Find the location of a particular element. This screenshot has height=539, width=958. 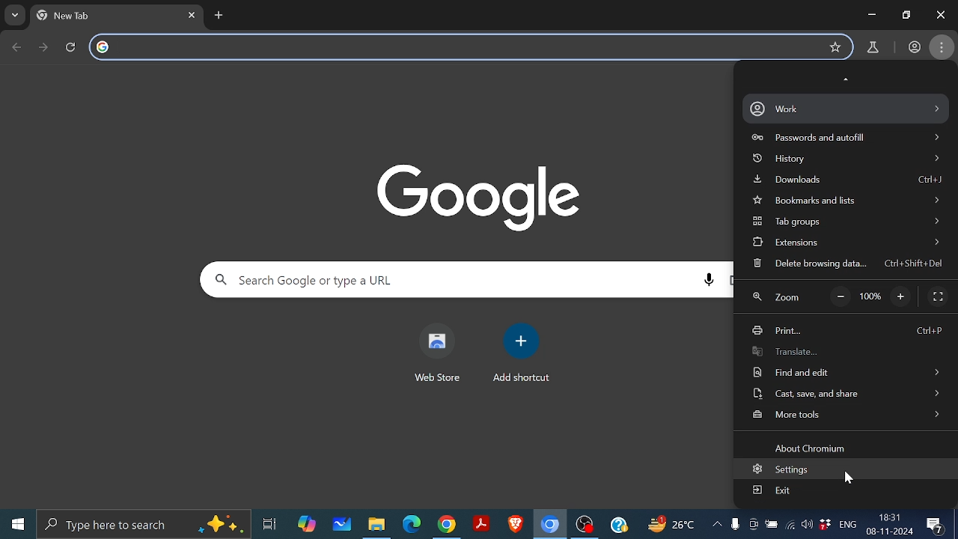

type here to search is located at coordinates (145, 524).